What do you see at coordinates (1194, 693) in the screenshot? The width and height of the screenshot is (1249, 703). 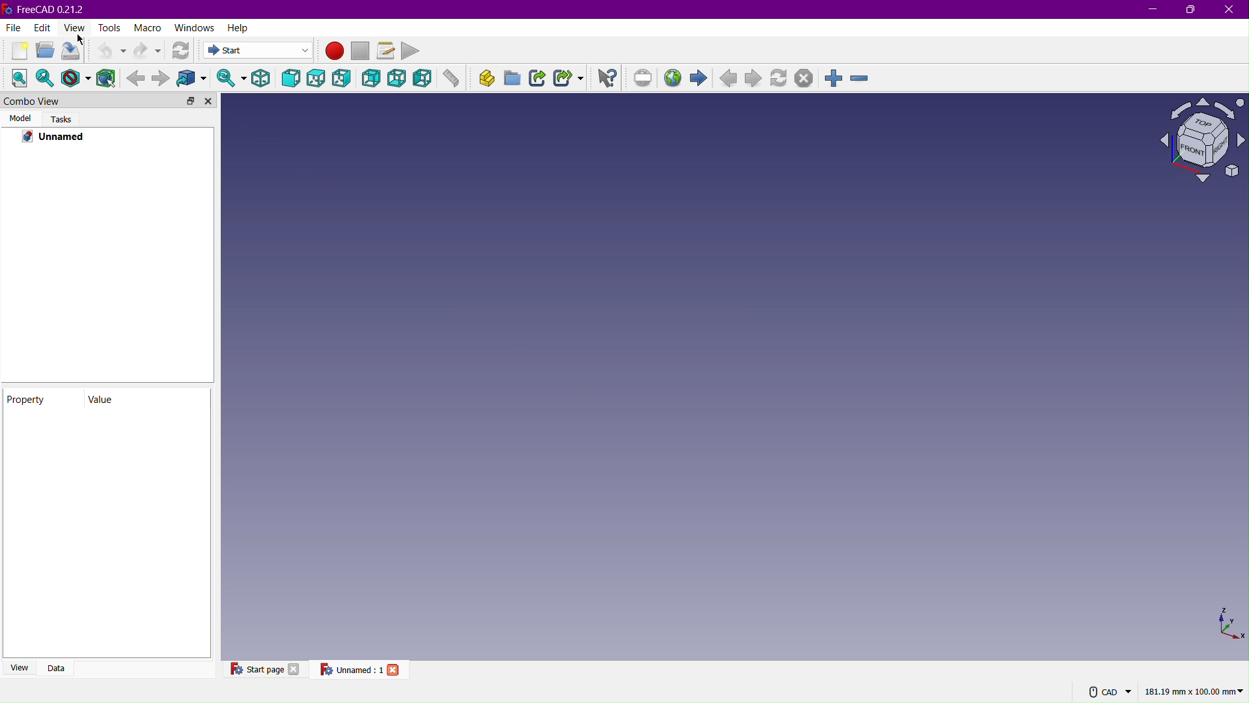 I see `181.19mm x 100.00 mm` at bounding box center [1194, 693].